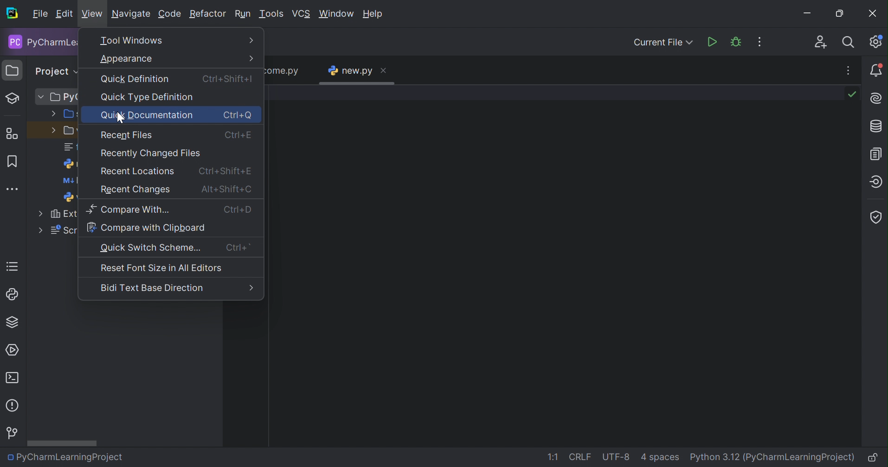 Image resolution: width=888 pixels, height=467 pixels. Describe the element at coordinates (580, 457) in the screenshot. I see `CRLF` at that location.